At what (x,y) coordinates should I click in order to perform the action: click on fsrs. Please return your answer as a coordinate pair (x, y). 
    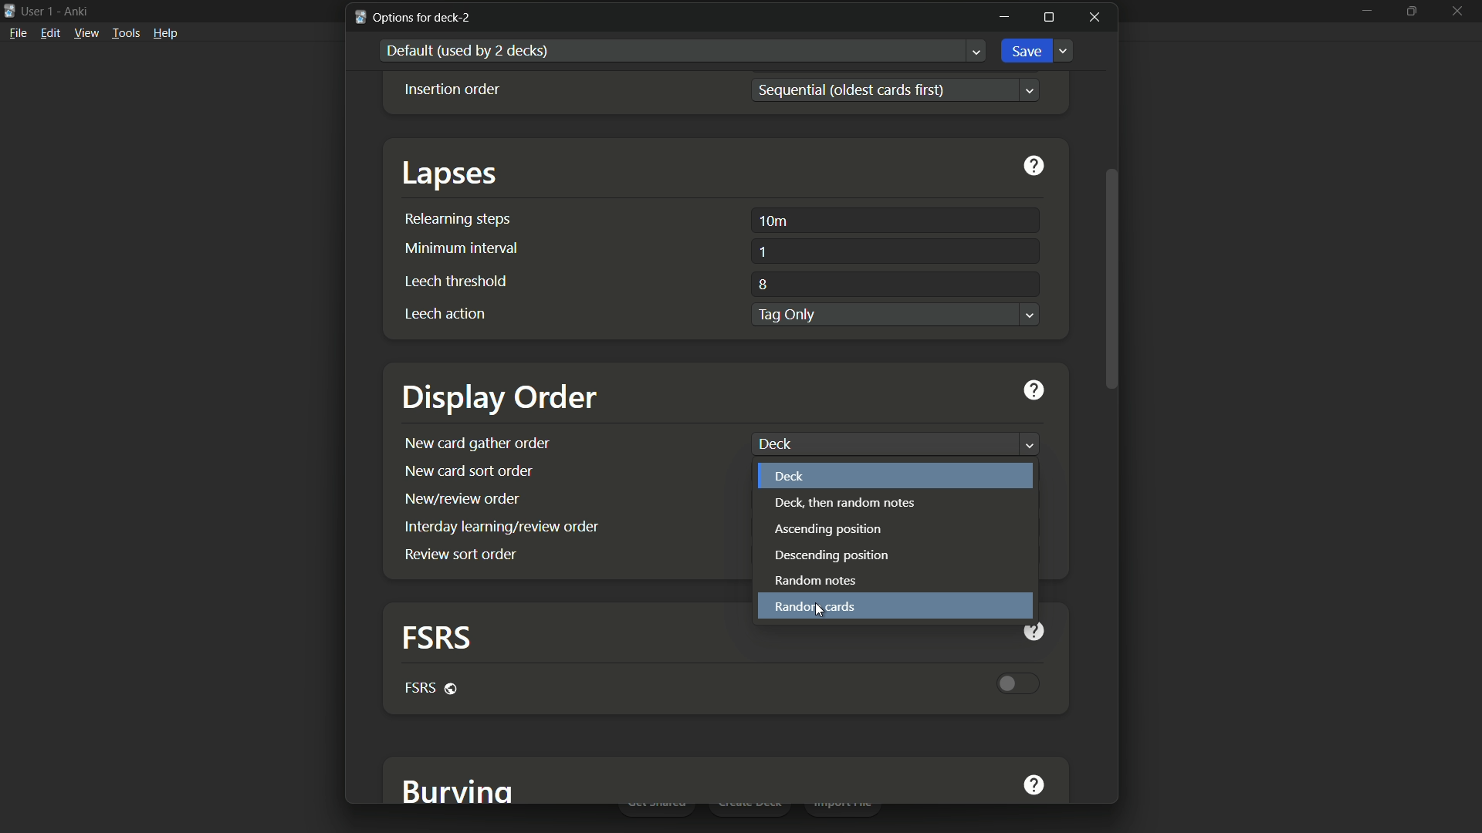
    Looking at the image, I should click on (432, 687).